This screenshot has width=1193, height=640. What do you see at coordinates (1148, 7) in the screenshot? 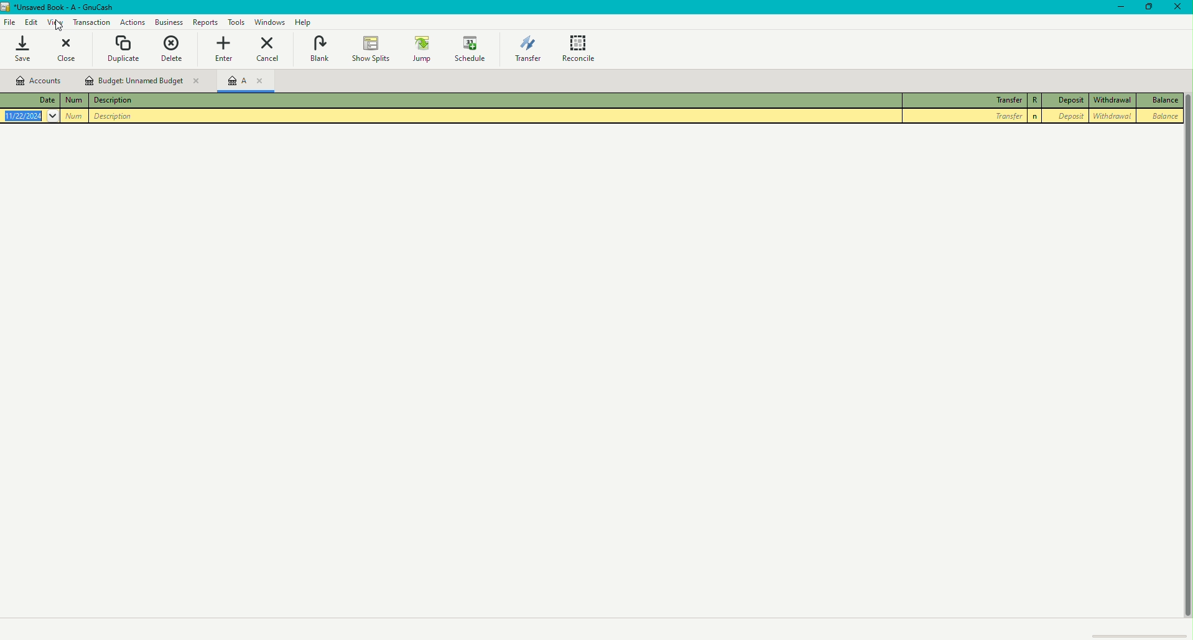
I see `Restore` at bounding box center [1148, 7].